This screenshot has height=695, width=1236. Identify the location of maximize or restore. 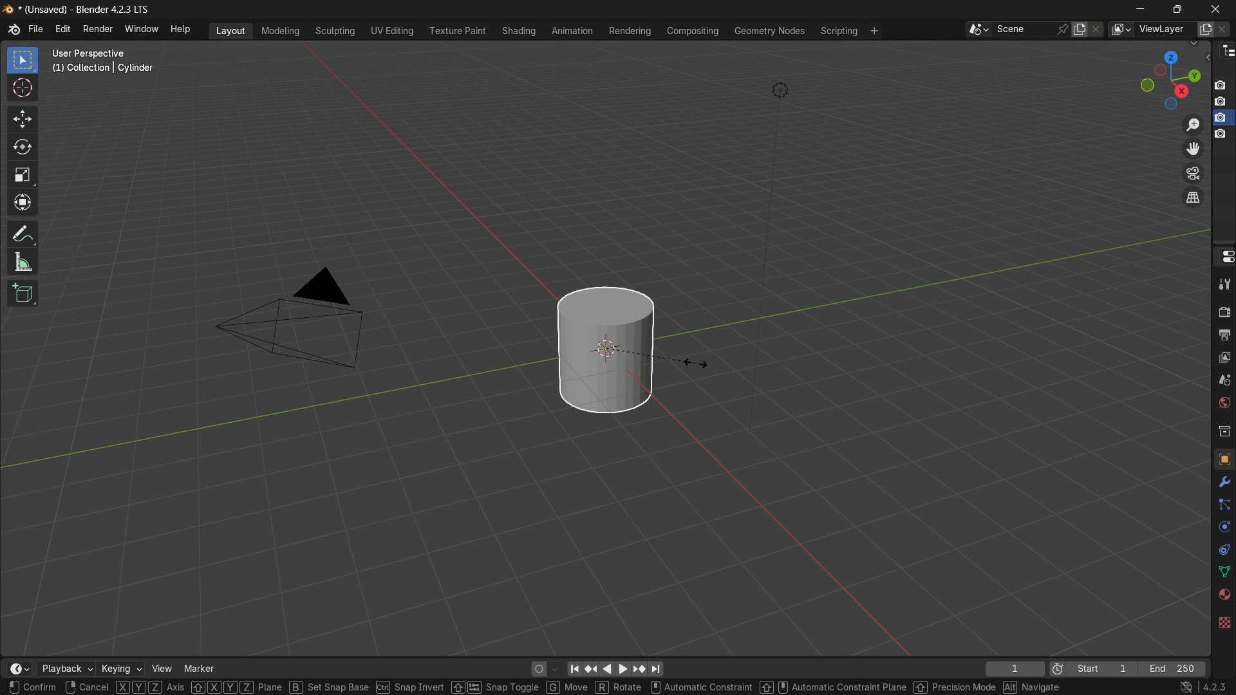
(1179, 8).